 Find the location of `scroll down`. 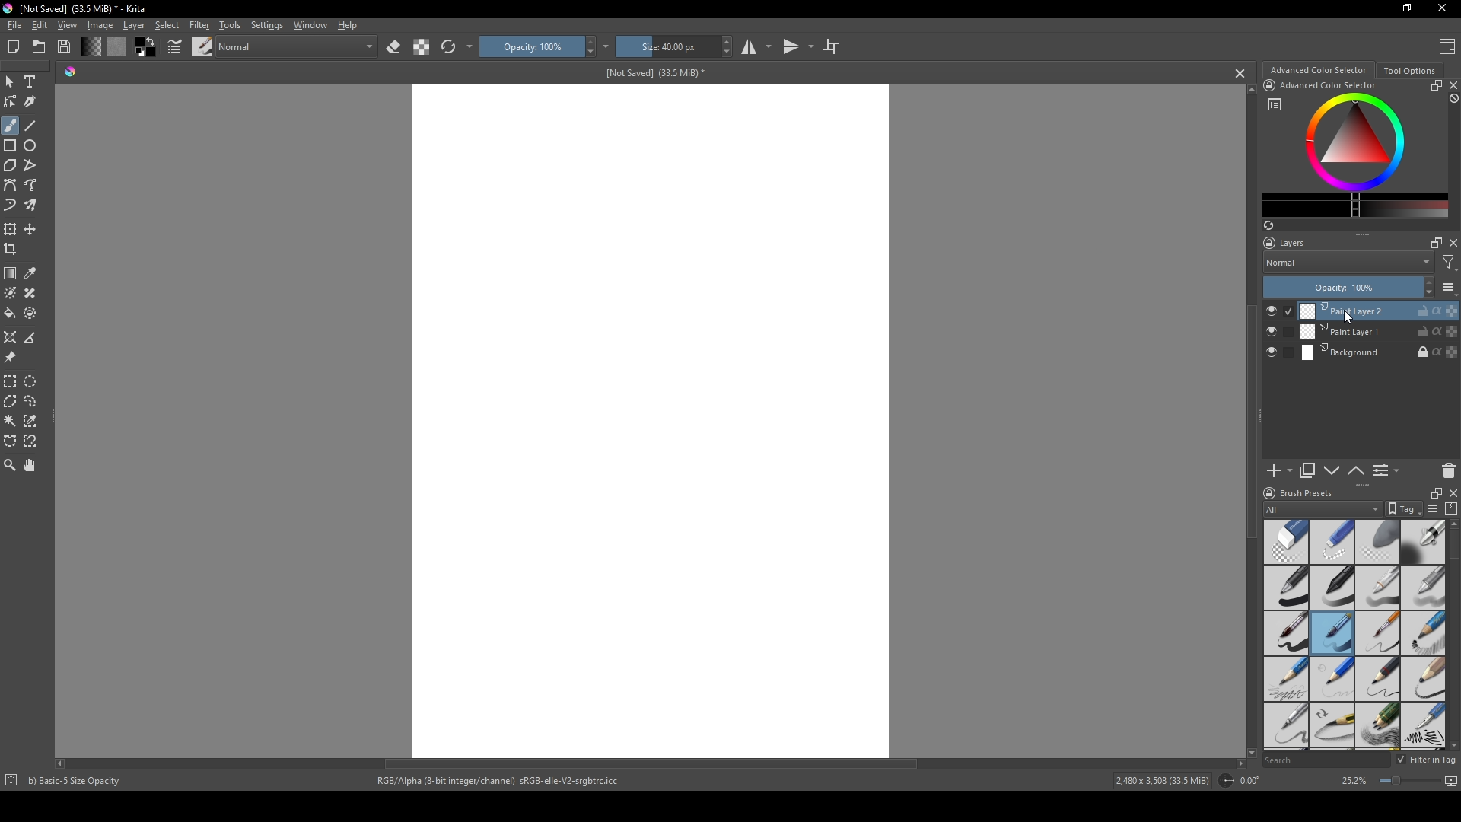

scroll down is located at coordinates (1452, 745).